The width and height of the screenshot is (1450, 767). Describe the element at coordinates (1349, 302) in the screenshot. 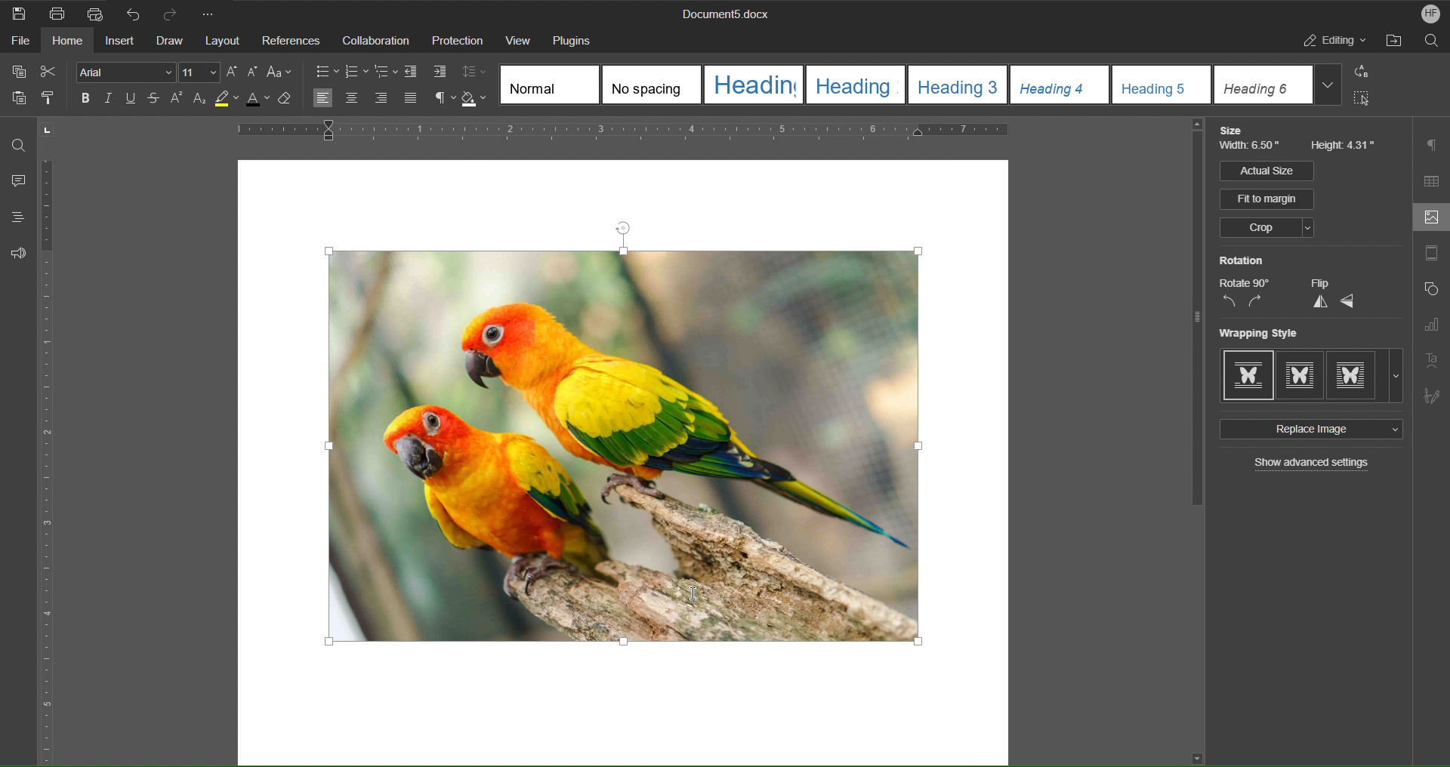

I see `Horizontal Flip` at that location.